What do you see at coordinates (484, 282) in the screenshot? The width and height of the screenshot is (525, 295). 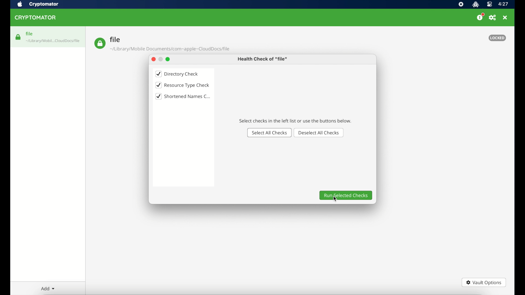 I see `vault options` at bounding box center [484, 282].